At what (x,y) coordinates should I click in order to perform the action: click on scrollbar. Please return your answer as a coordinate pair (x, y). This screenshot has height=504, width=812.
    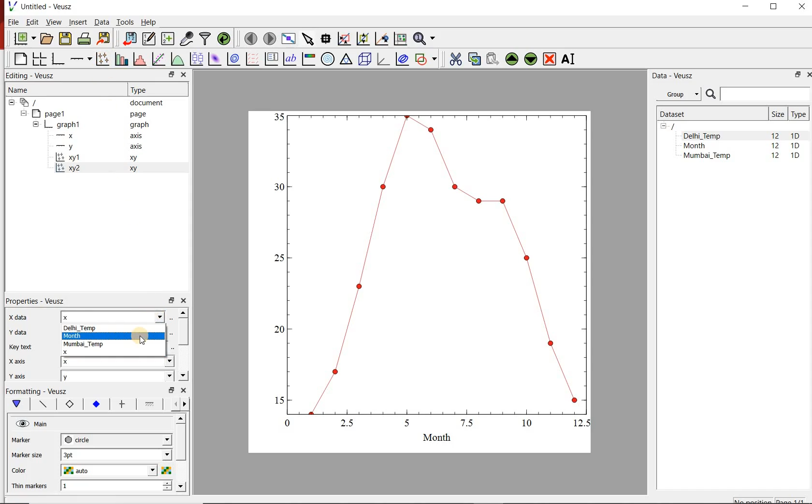
    Looking at the image, I should click on (183, 345).